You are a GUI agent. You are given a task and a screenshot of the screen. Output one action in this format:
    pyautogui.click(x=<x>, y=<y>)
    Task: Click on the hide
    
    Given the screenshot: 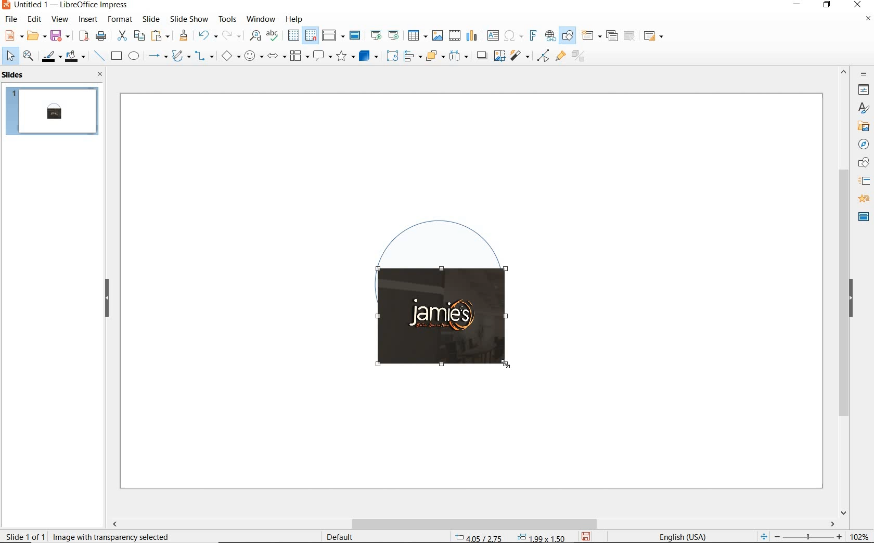 What is the action you would take?
    pyautogui.click(x=107, y=299)
    